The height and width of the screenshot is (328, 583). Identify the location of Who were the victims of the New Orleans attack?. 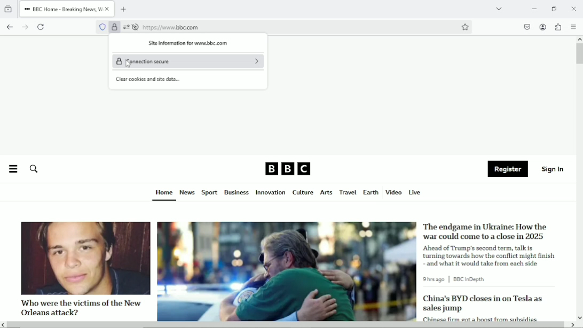
(80, 307).